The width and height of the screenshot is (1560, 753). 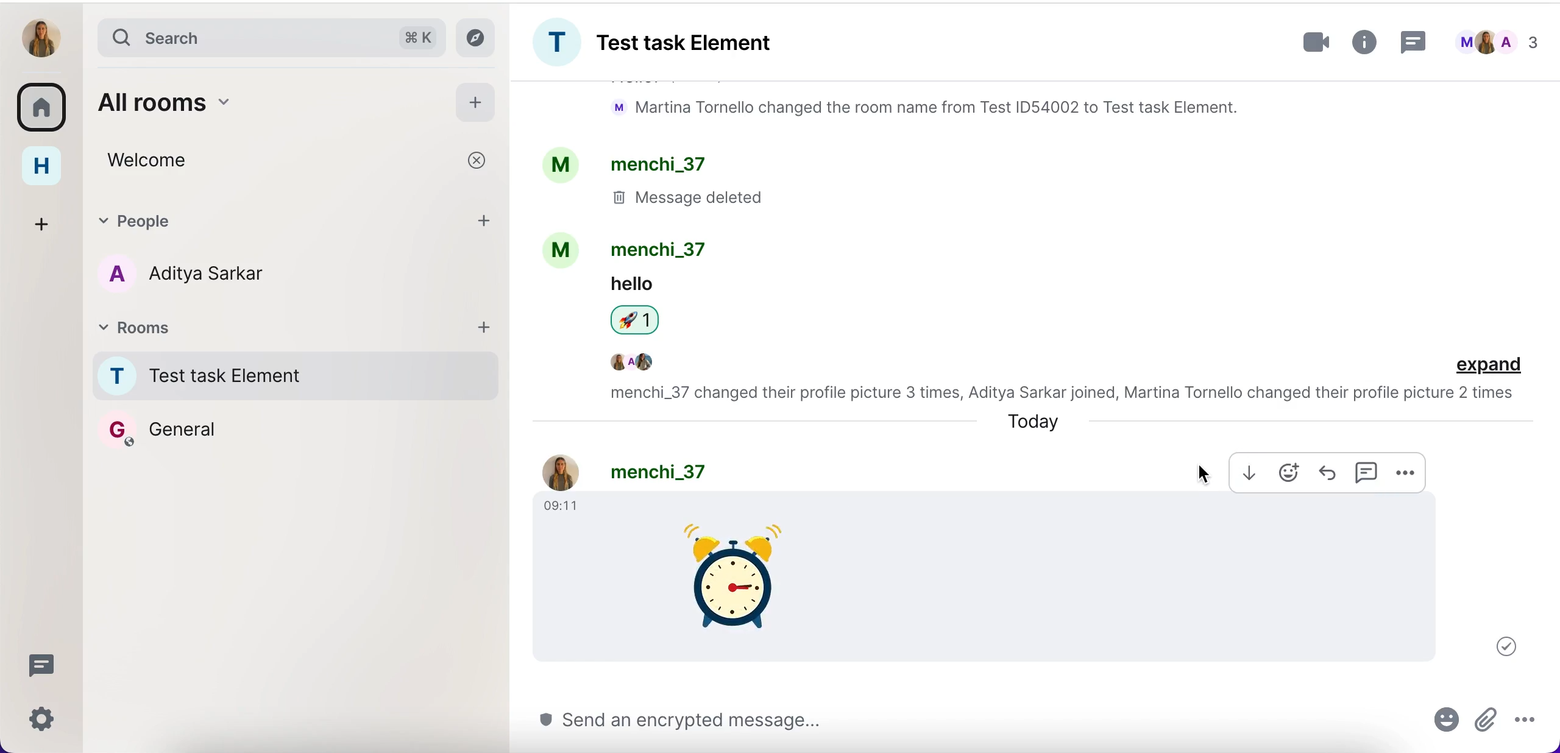 What do you see at coordinates (42, 663) in the screenshot?
I see `threads` at bounding box center [42, 663].